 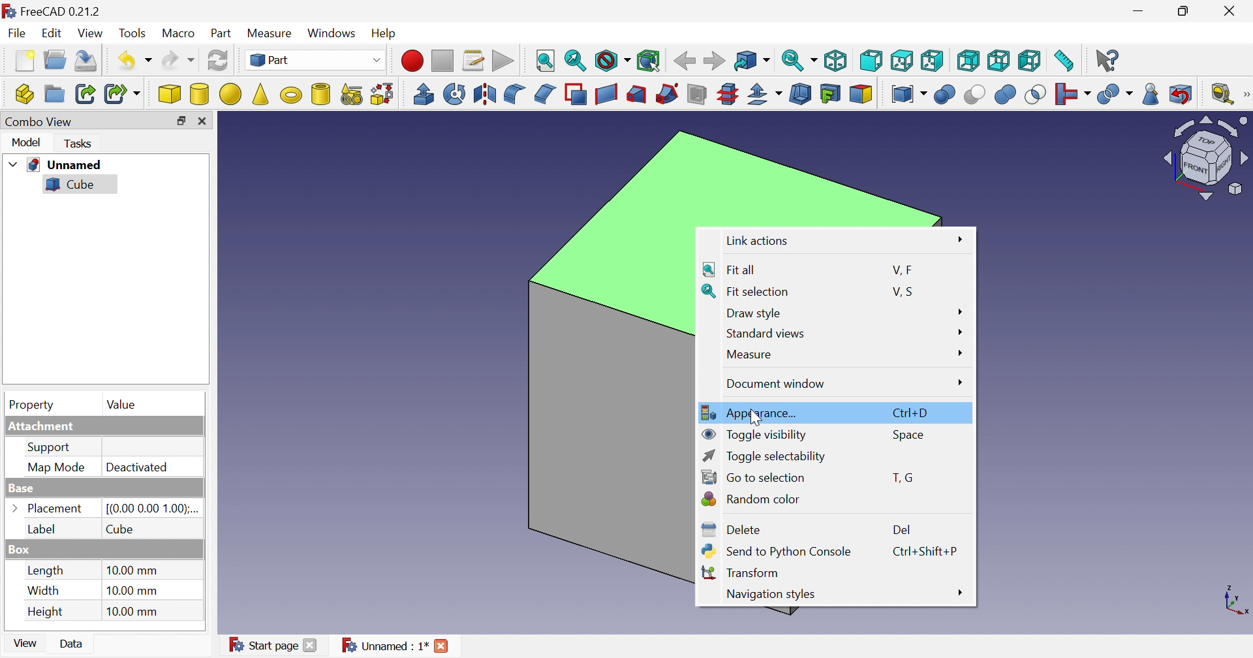 What do you see at coordinates (1233, 599) in the screenshot?
I see `Shape` at bounding box center [1233, 599].